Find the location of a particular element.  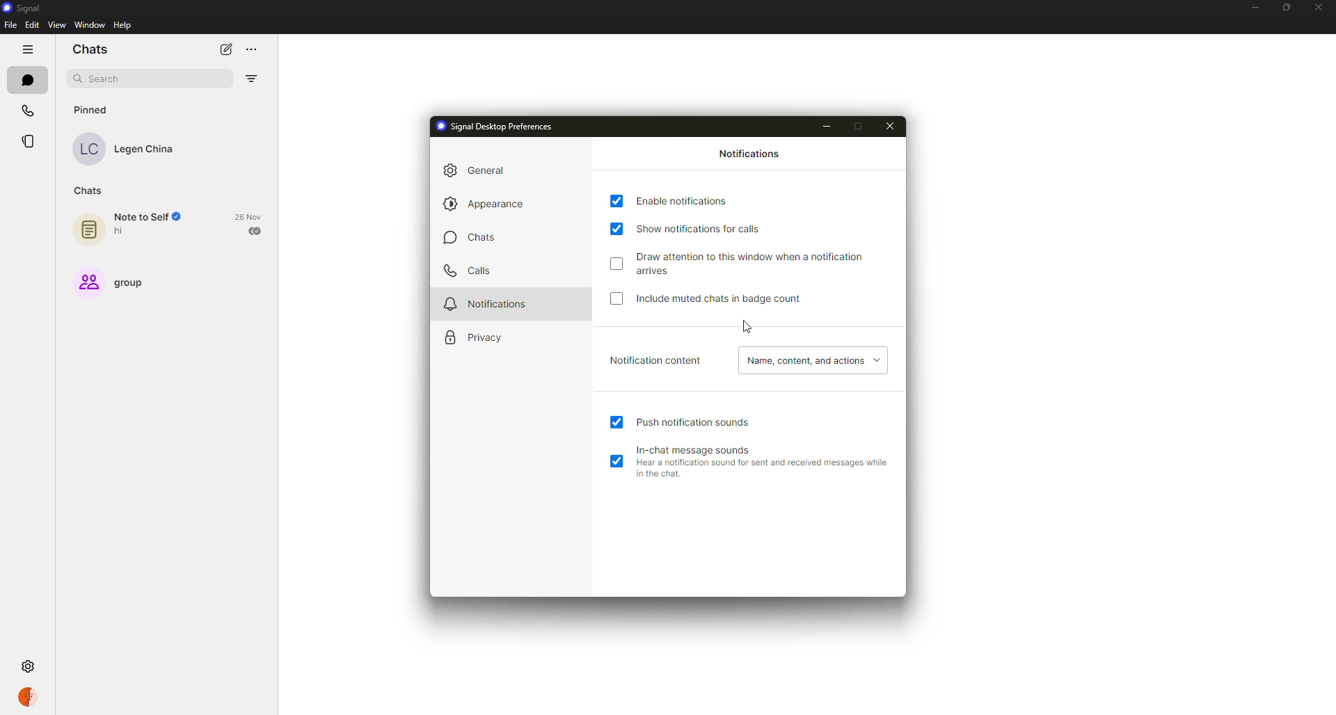

stories is located at coordinates (35, 141).